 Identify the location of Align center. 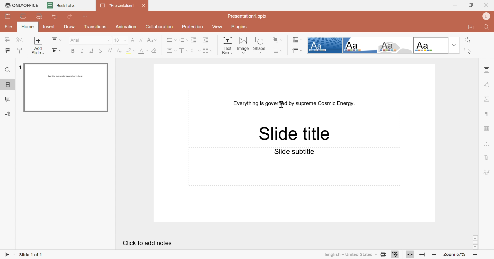
(172, 50).